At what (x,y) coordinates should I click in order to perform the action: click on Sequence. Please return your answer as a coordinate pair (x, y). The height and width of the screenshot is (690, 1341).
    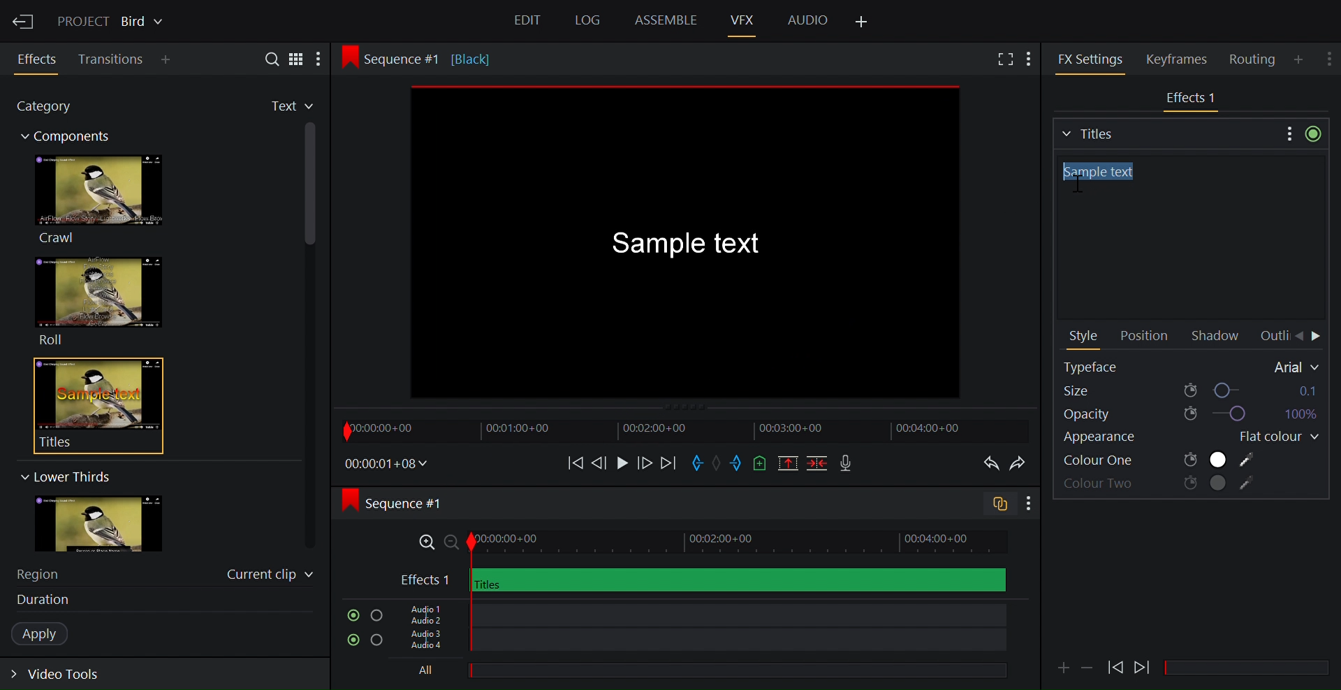
    Looking at the image, I should click on (436, 58).